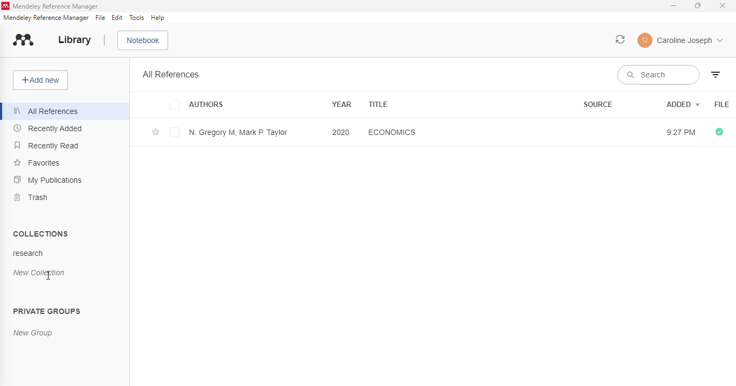 The image size is (736, 386). I want to click on new collection, so click(38, 272).